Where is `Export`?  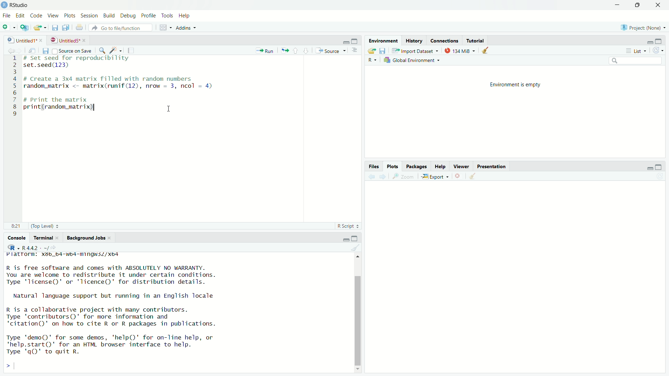 Export is located at coordinates (434, 177).